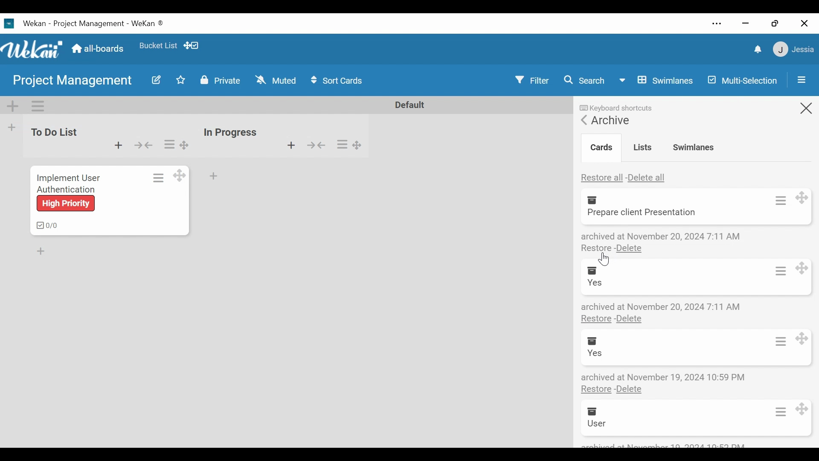  Describe the element at coordinates (534, 80) in the screenshot. I see `Filter` at that location.